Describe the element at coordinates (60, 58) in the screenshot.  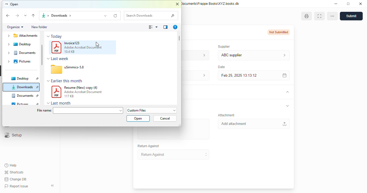
I see `last week` at that location.